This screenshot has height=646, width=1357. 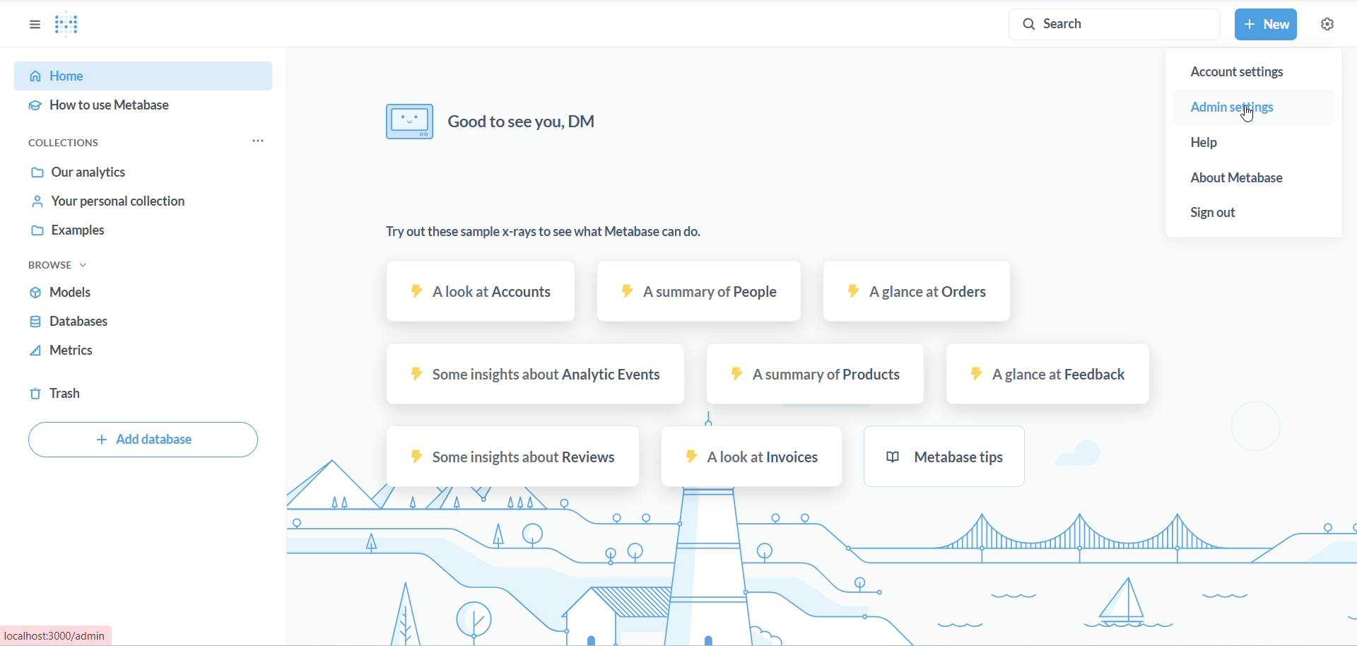 What do you see at coordinates (69, 351) in the screenshot?
I see `metrics` at bounding box center [69, 351].